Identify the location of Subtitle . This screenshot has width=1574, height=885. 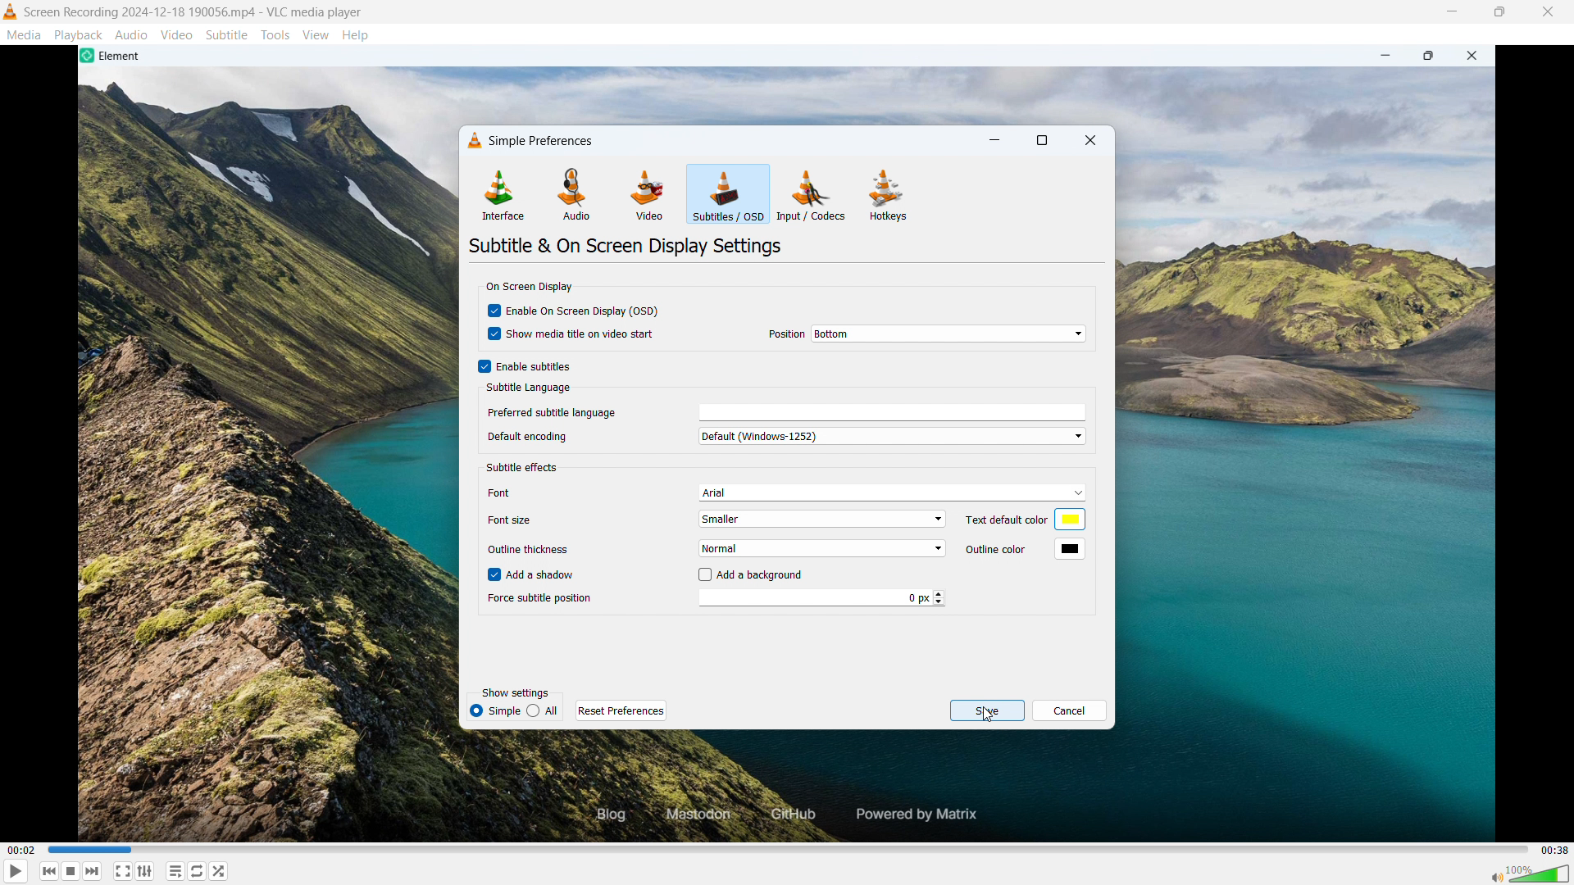
(227, 35).